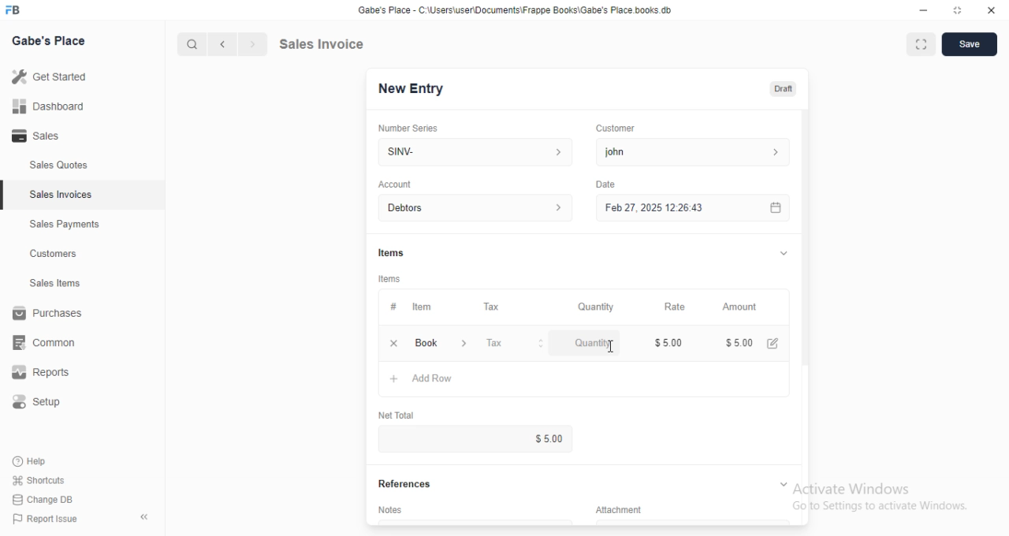 The height and width of the screenshot is (536, 1009). I want to click on collapse, so click(143, 515).